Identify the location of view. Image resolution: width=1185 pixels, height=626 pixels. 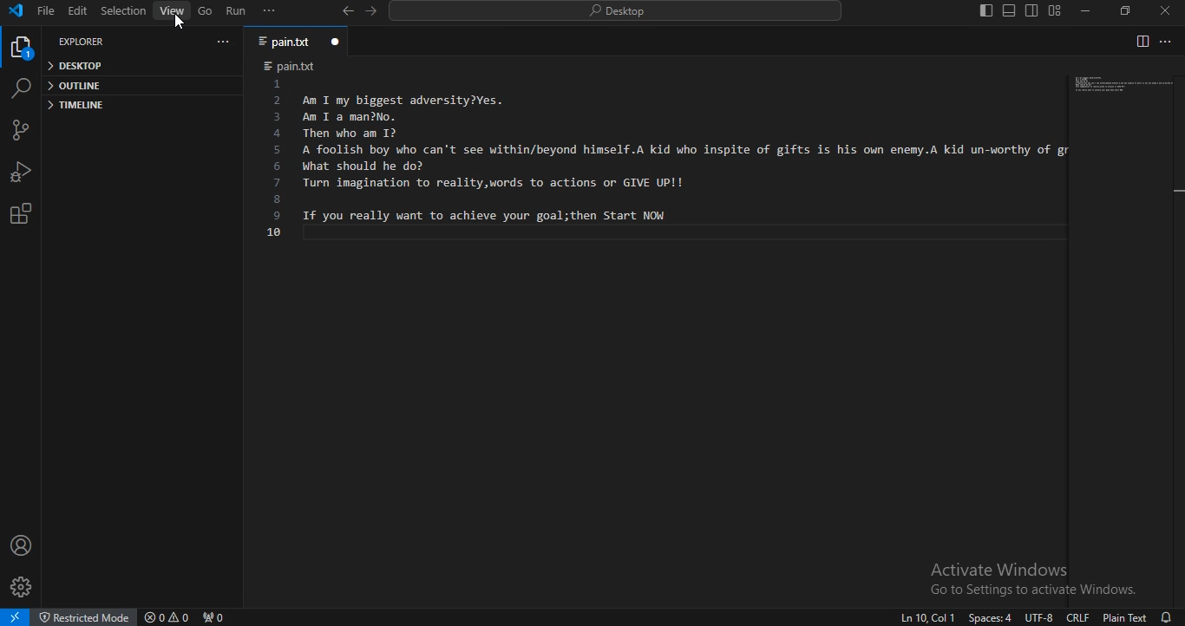
(173, 10).